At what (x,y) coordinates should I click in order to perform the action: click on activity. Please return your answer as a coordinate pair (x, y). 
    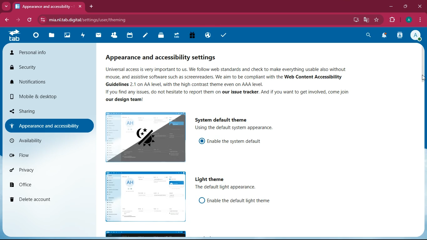
    Looking at the image, I should click on (399, 36).